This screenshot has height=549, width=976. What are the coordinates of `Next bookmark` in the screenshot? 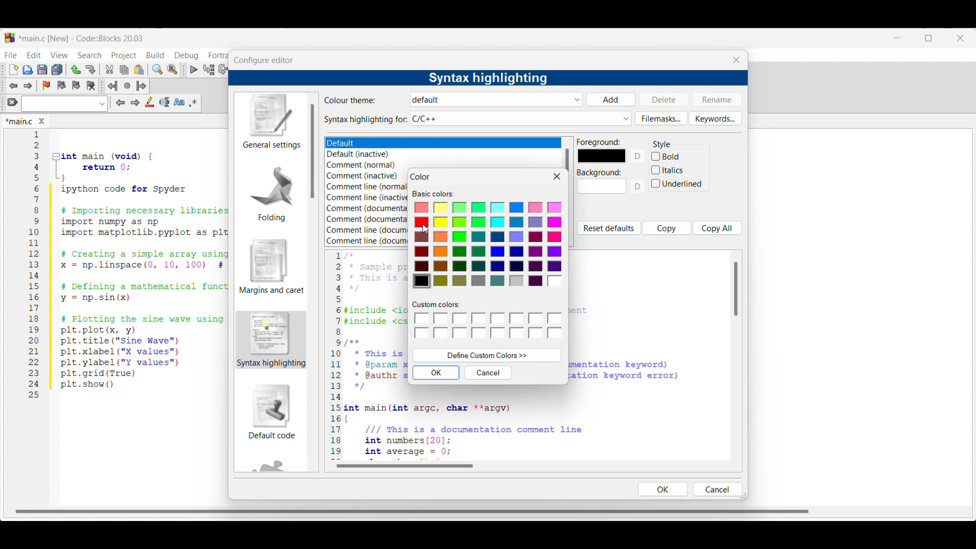 It's located at (76, 85).